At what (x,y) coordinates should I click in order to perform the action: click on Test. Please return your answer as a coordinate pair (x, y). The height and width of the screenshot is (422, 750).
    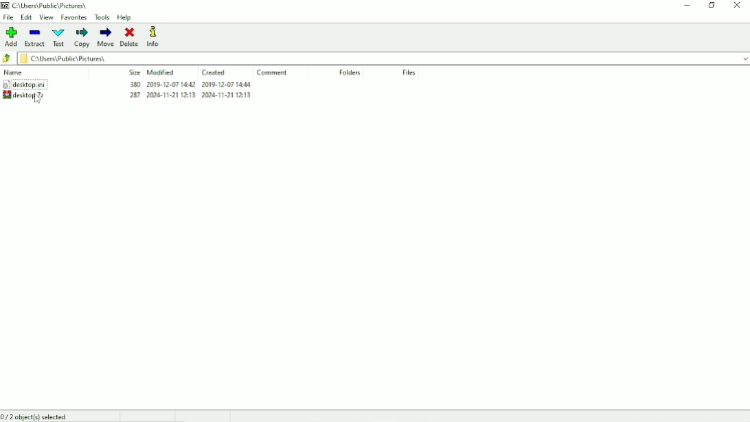
    Looking at the image, I should click on (59, 38).